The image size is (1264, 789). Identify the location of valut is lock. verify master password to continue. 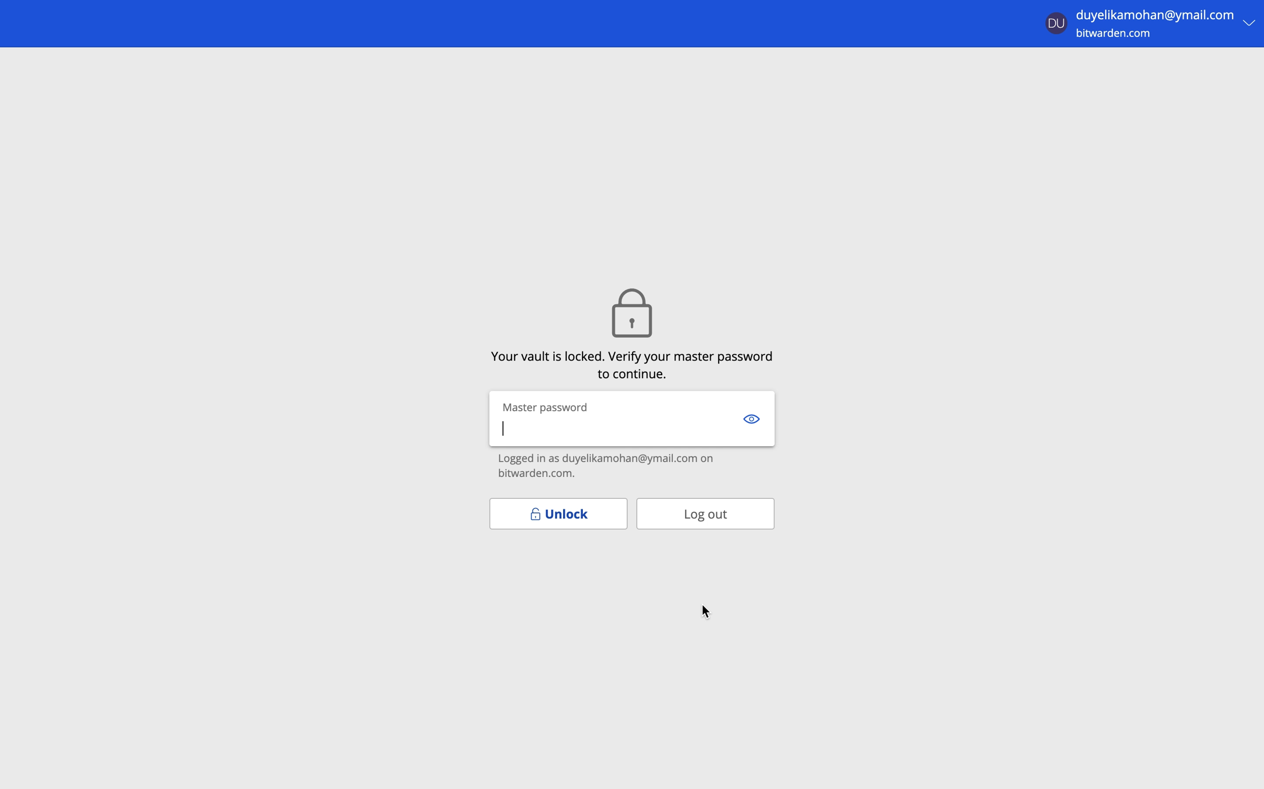
(634, 363).